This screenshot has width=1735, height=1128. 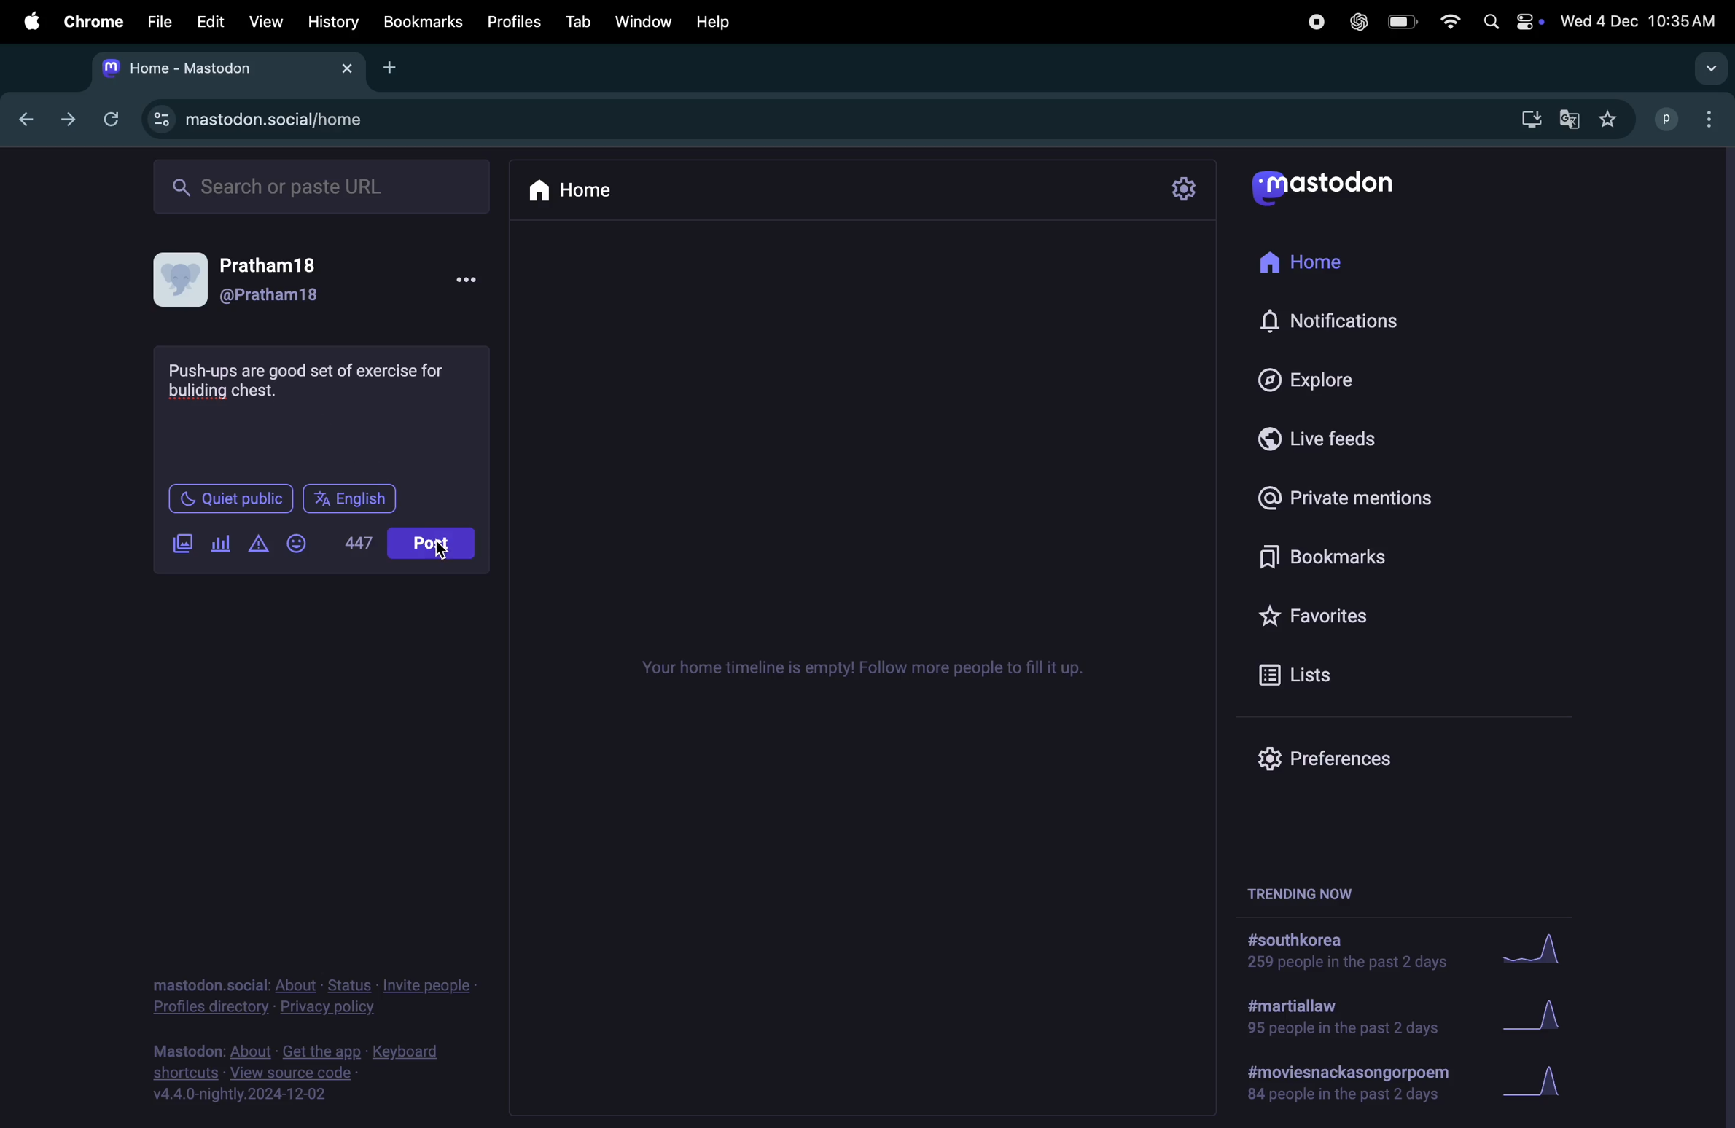 I want to click on Home, so click(x=582, y=188).